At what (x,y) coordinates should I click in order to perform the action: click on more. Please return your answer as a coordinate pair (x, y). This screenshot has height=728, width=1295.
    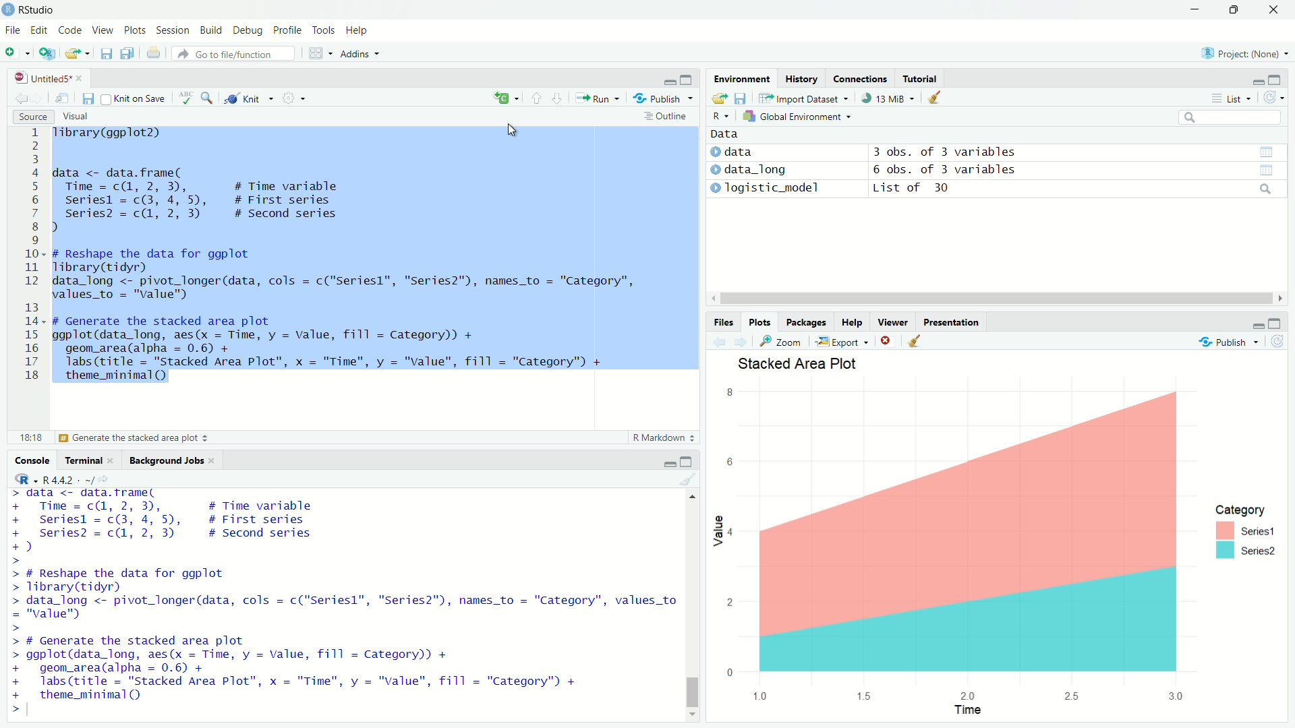
    Looking at the image, I should click on (1215, 100).